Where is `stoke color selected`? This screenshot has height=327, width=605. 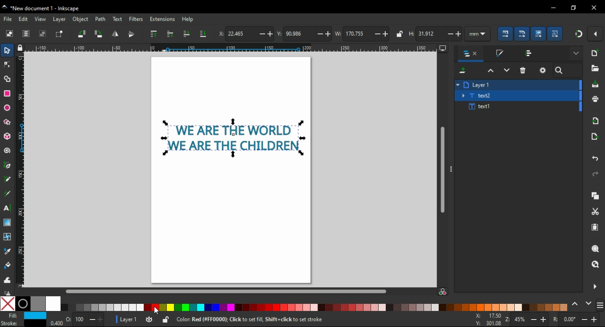 stoke color selected is located at coordinates (23, 324).